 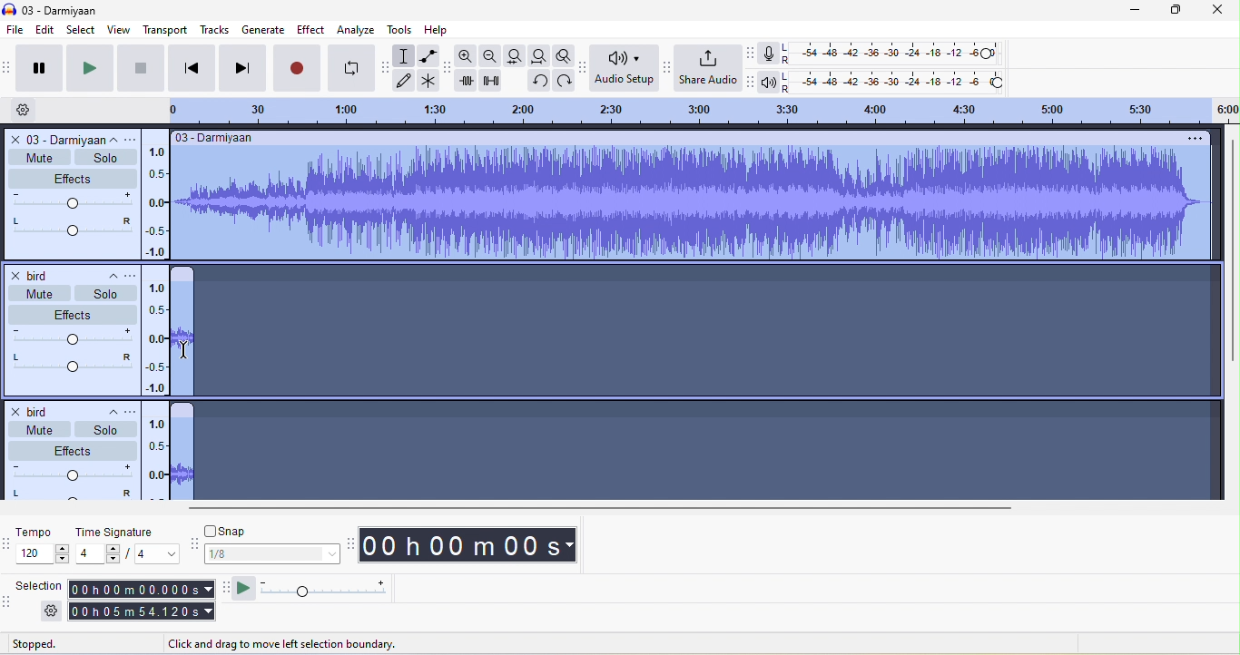 I want to click on record audio, so click(x=696, y=204).